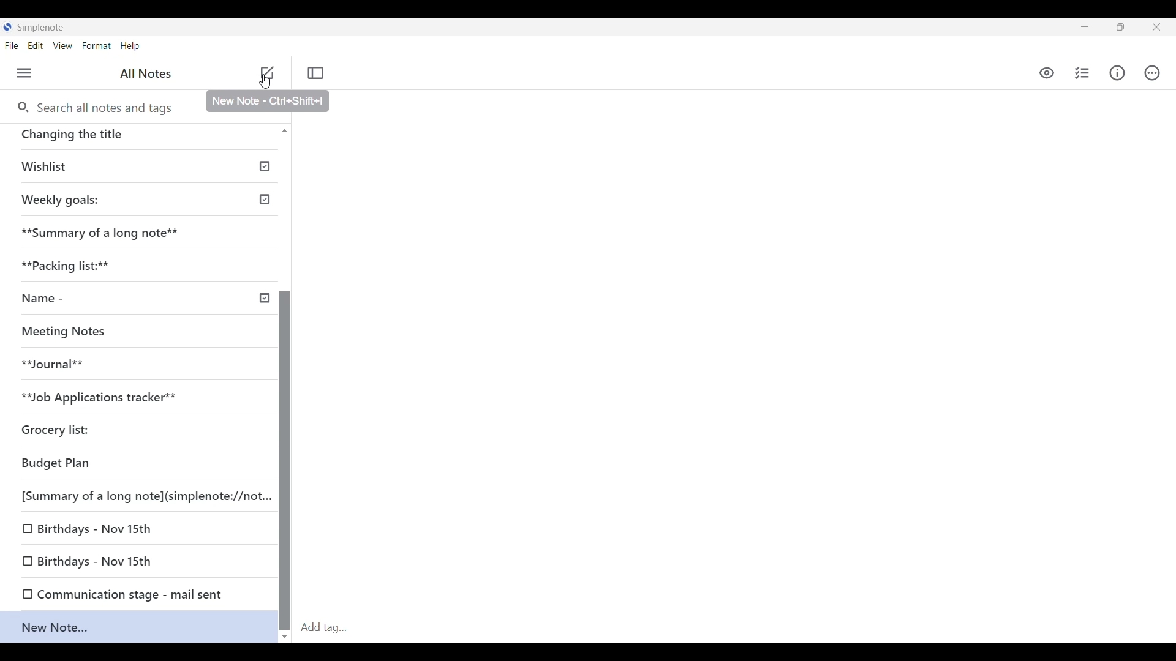 This screenshot has width=1176, height=661. Describe the element at coordinates (58, 461) in the screenshot. I see `Budget Plan` at that location.